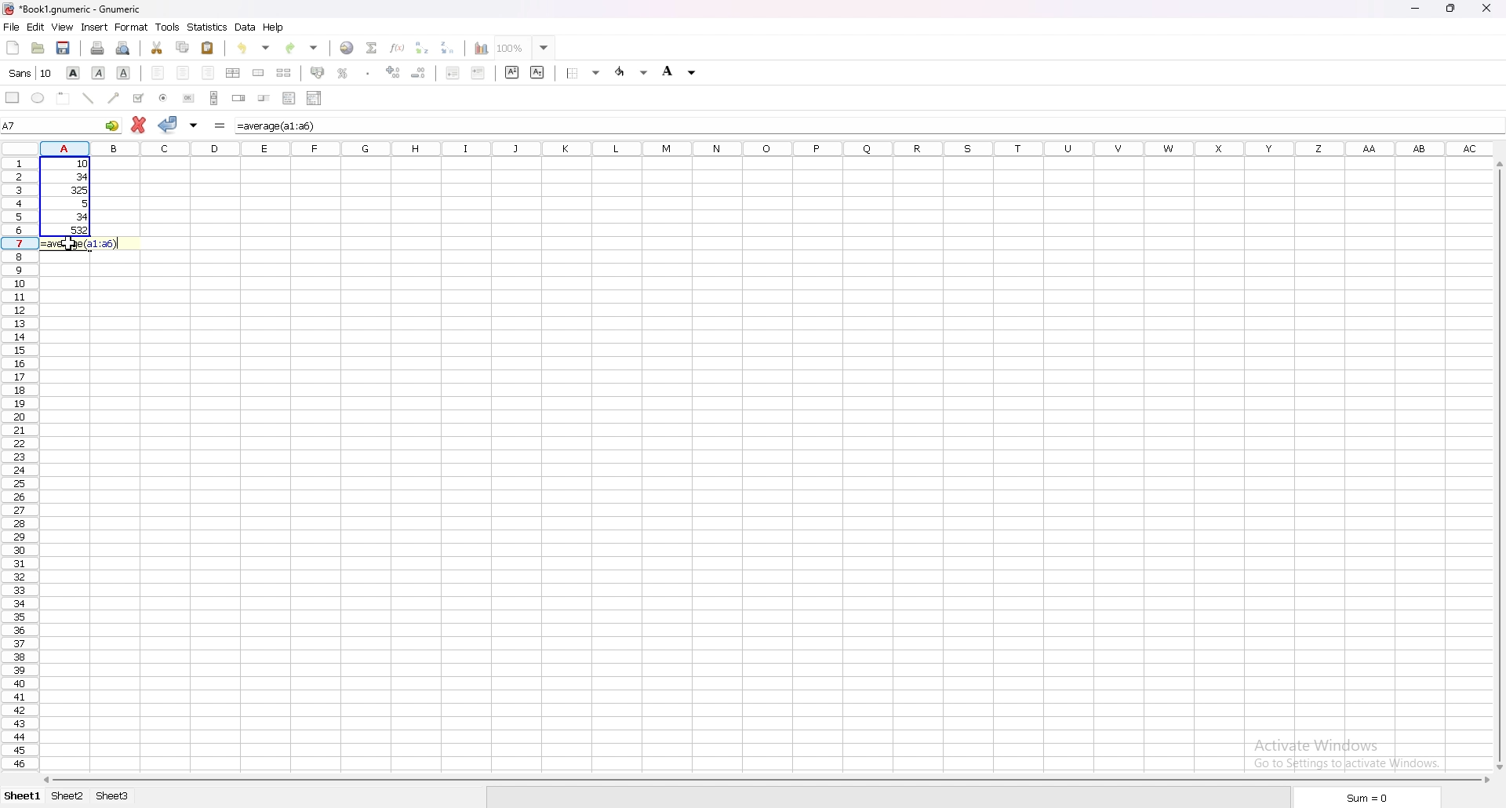 The width and height of the screenshot is (1506, 808). What do you see at coordinates (123, 72) in the screenshot?
I see `underline` at bounding box center [123, 72].